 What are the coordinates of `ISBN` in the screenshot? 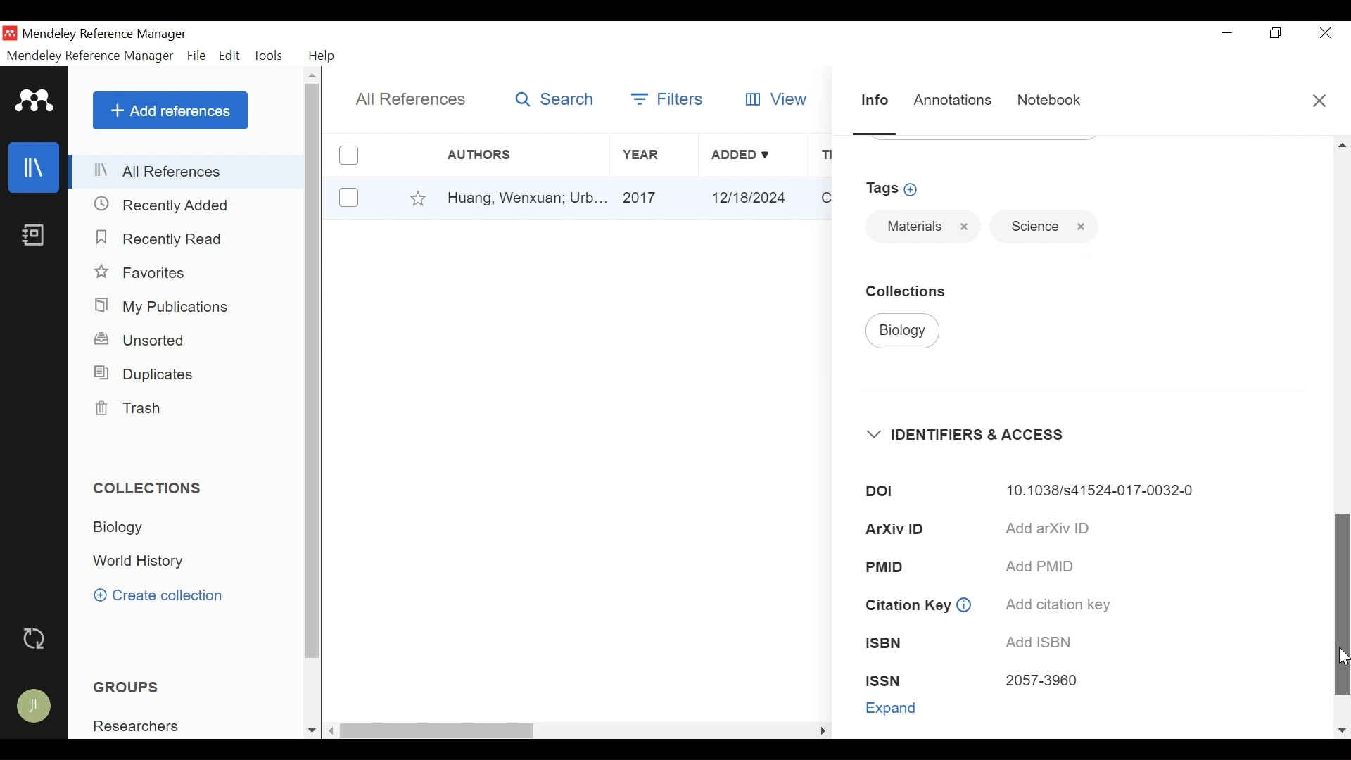 It's located at (885, 643).